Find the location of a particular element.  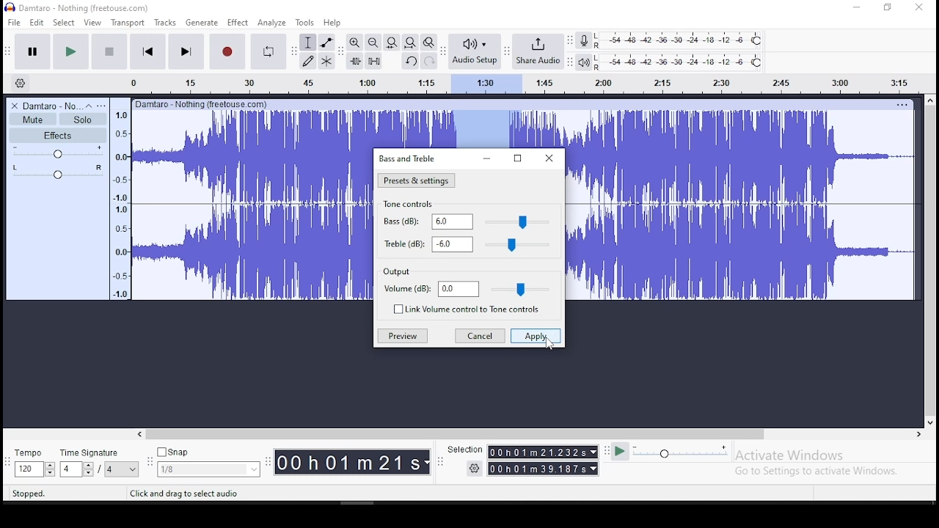

pan is located at coordinates (58, 172).